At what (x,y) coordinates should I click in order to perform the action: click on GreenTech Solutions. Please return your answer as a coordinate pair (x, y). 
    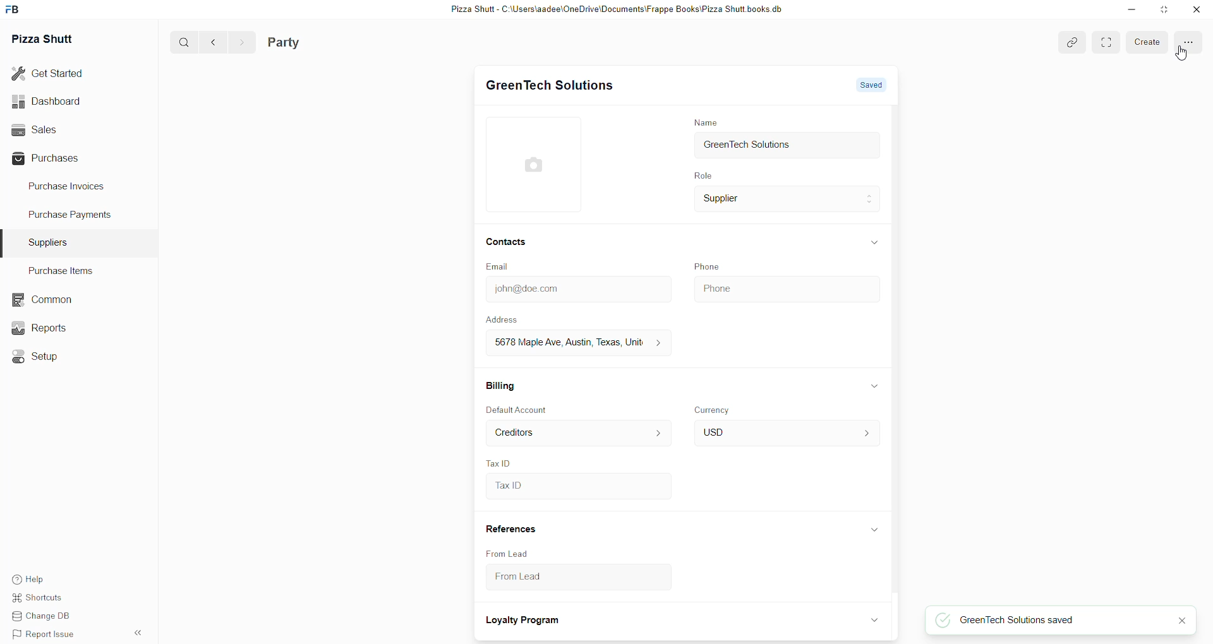
    Looking at the image, I should click on (787, 146).